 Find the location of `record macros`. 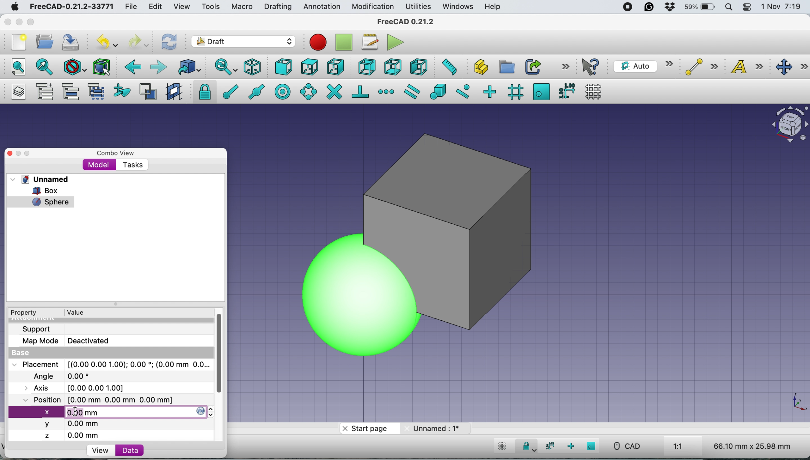

record macros is located at coordinates (318, 42).